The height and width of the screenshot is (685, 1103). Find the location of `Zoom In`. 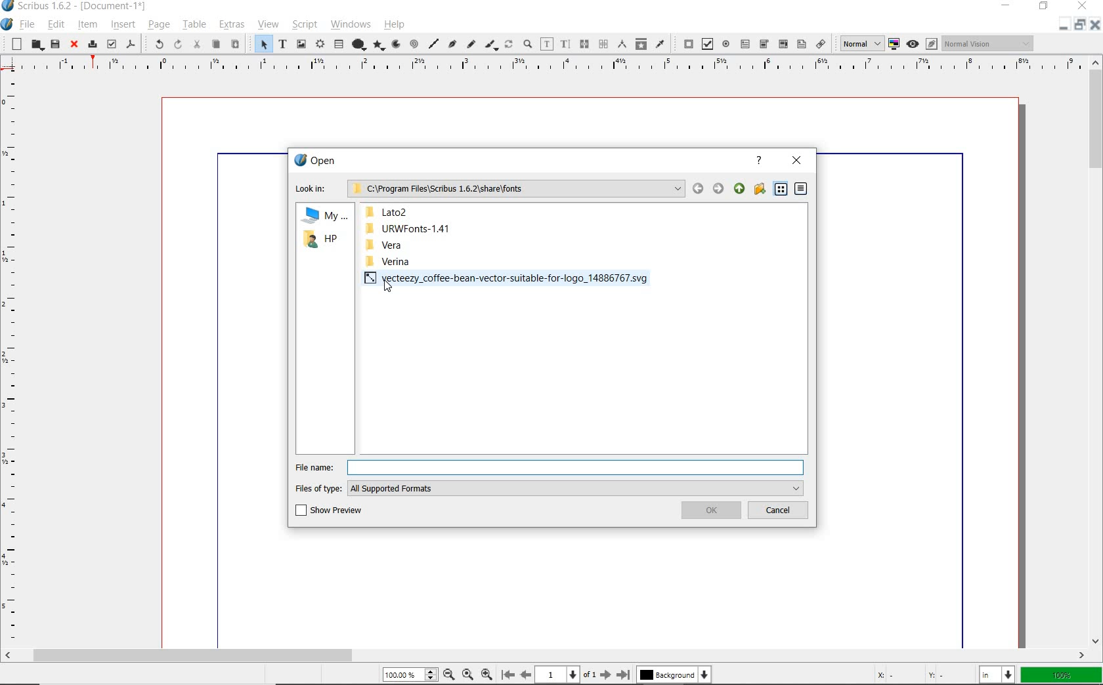

Zoom In is located at coordinates (487, 675).